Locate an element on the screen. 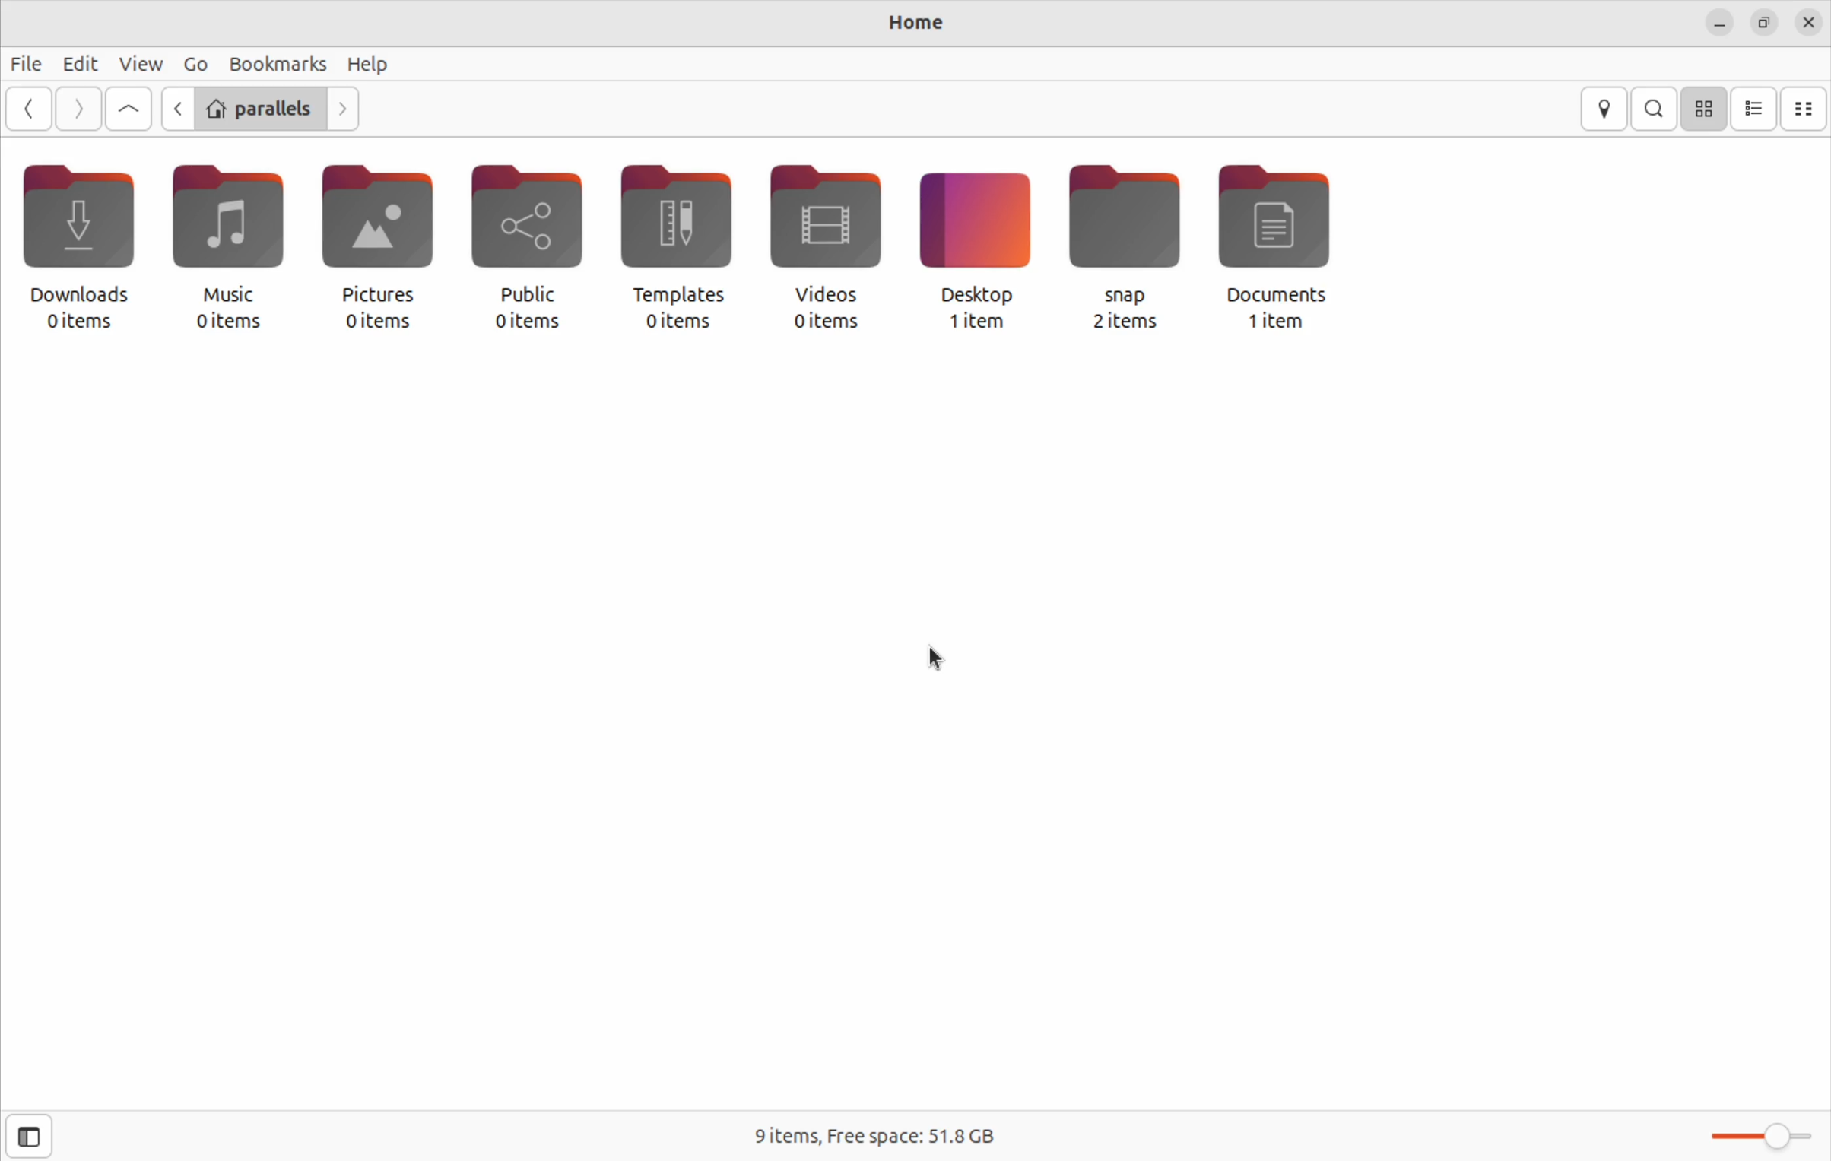 The height and width of the screenshot is (1161, 1831). 0 items is located at coordinates (677, 322).